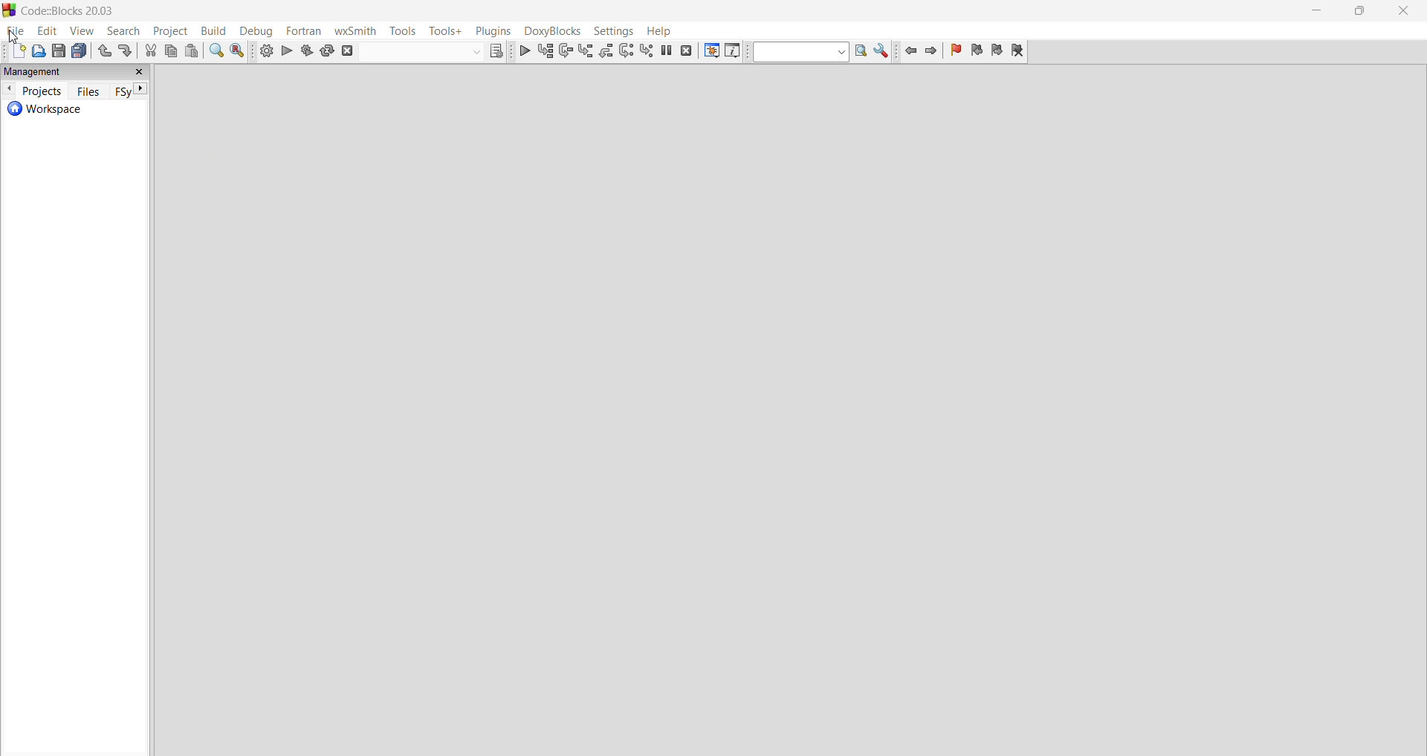 This screenshot has width=1427, height=756. I want to click on next bookmark, so click(997, 51).